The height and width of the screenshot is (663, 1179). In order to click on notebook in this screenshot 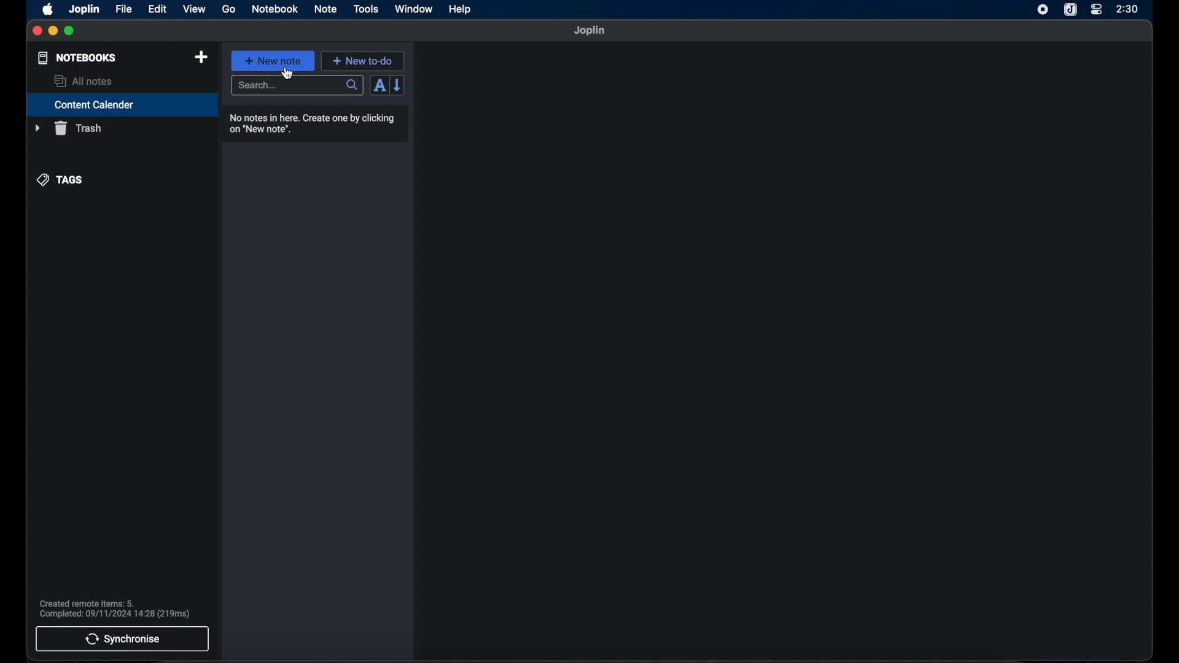, I will do `click(274, 9)`.